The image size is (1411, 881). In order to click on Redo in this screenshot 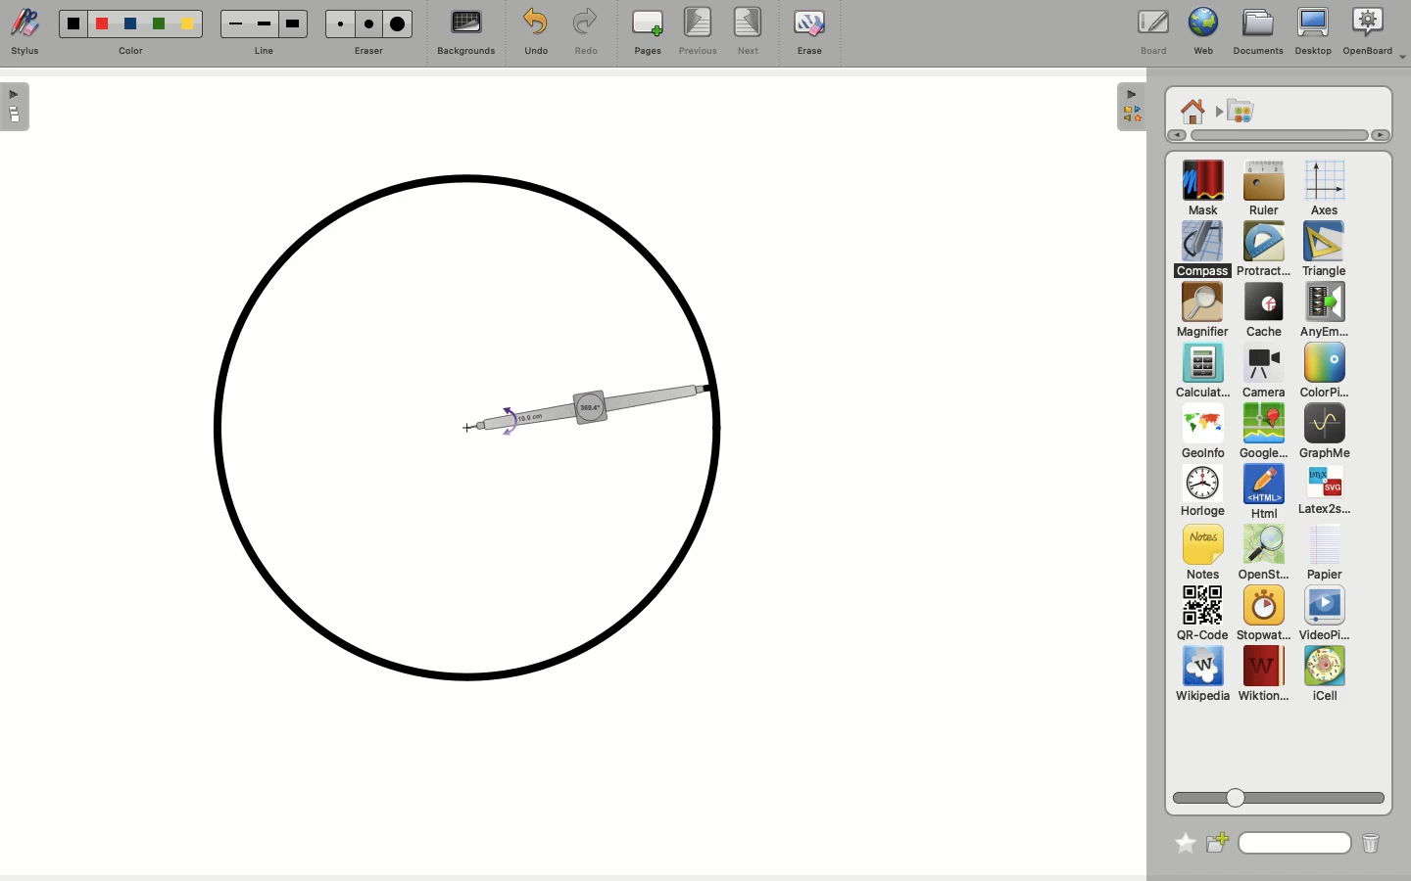, I will do `click(587, 33)`.